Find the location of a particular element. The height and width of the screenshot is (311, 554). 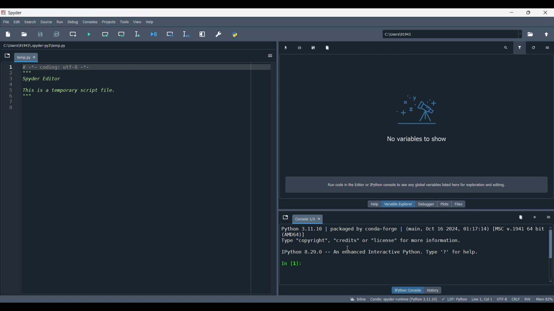

Files is located at coordinates (458, 204).